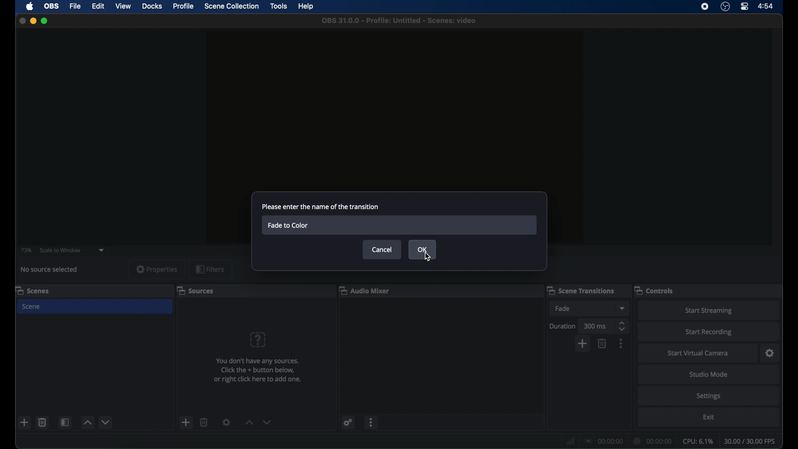  Describe the element at coordinates (603, 343) in the screenshot. I see `delete` at that location.